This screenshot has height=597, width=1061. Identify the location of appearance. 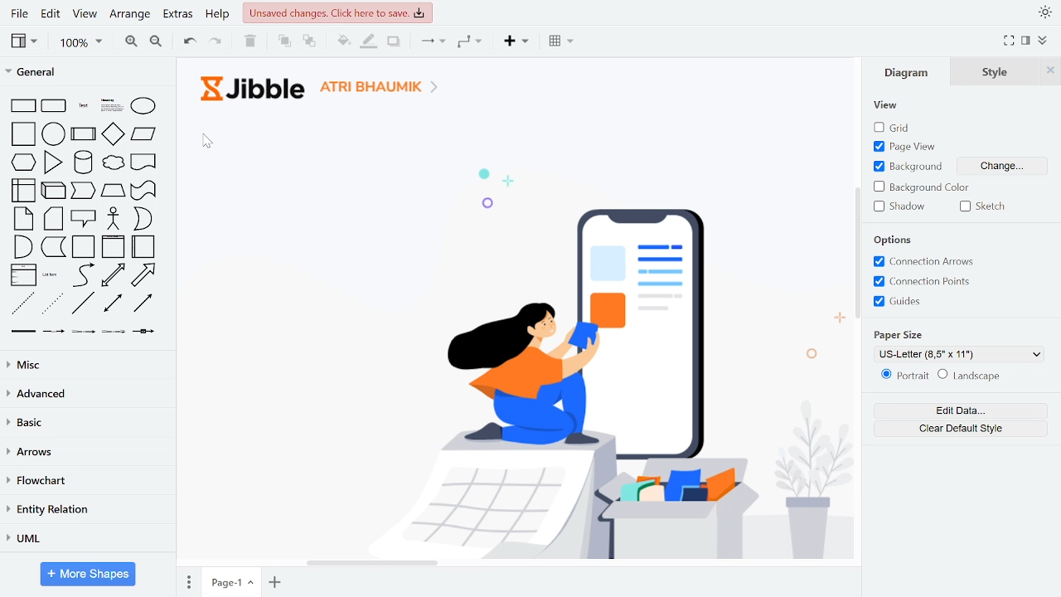
(1043, 12).